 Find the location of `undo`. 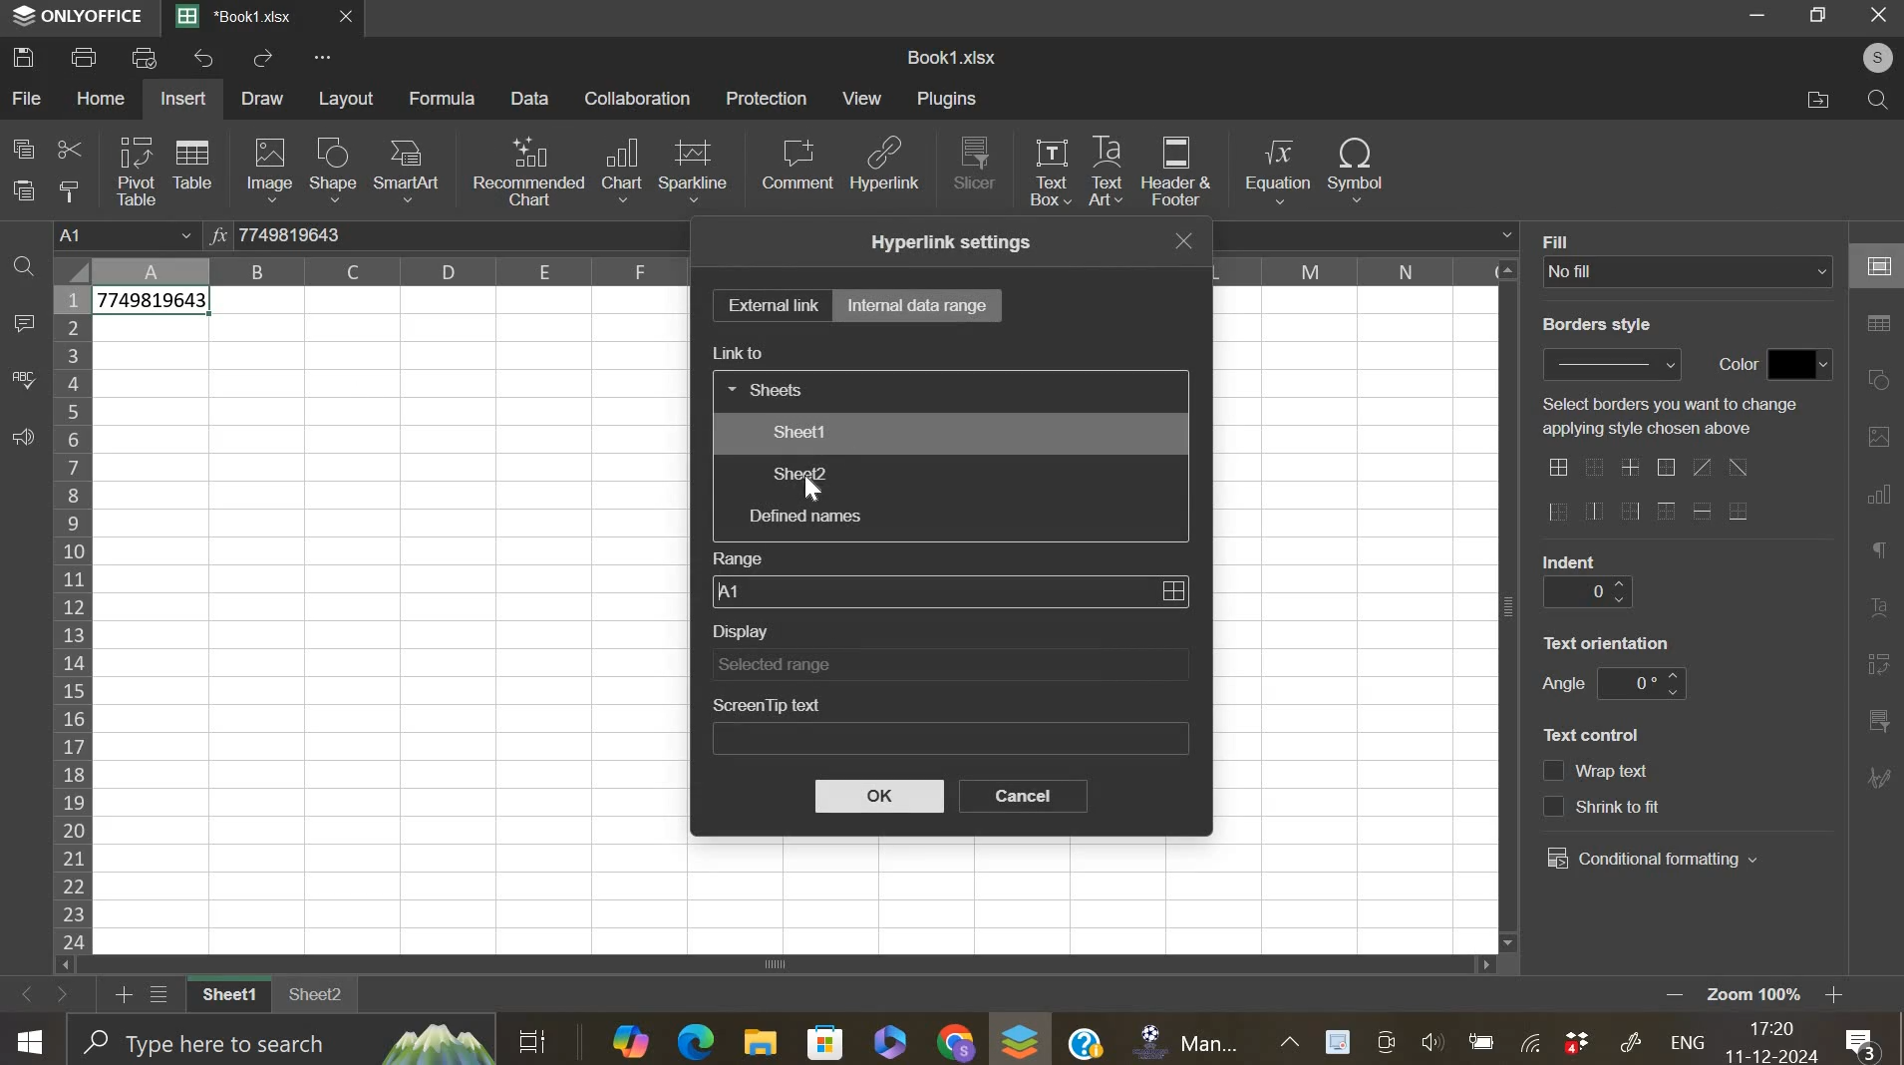

undo is located at coordinates (206, 58).